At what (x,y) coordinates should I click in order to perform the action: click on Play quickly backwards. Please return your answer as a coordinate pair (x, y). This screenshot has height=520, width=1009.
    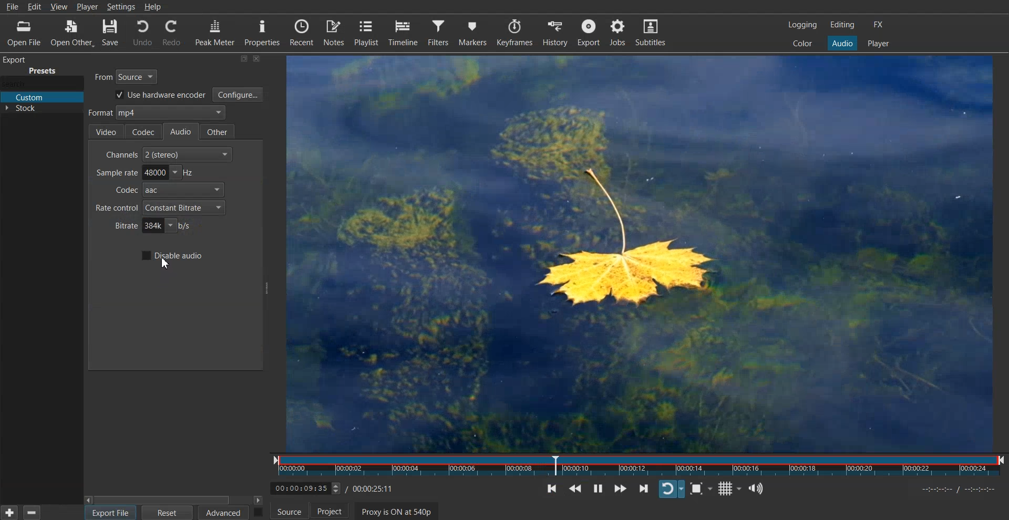
    Looking at the image, I should click on (580, 488).